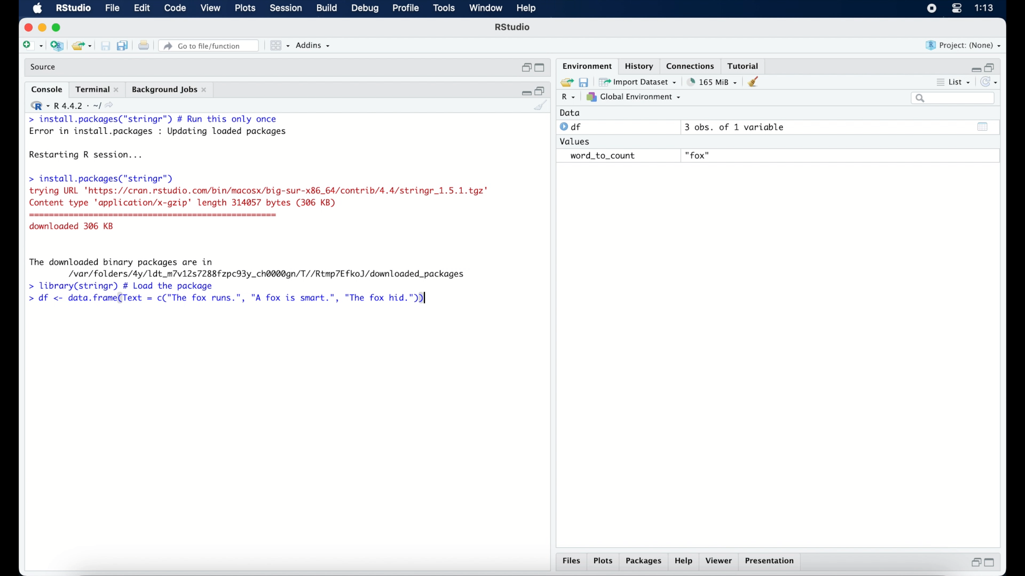 Image resolution: width=1025 pixels, height=576 pixels. I want to click on maximize, so click(992, 563).